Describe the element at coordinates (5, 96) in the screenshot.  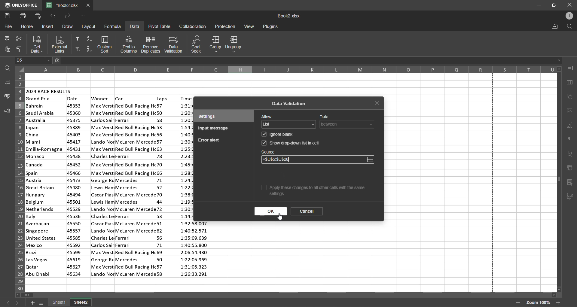
I see `spellcheck` at that location.